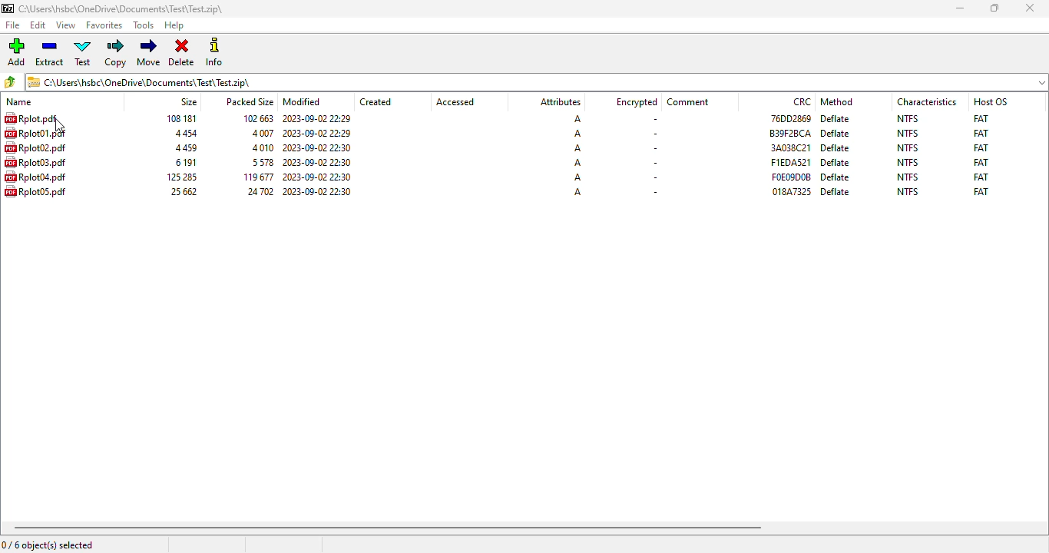 This screenshot has height=553, width=1049. I want to click on A, so click(577, 134).